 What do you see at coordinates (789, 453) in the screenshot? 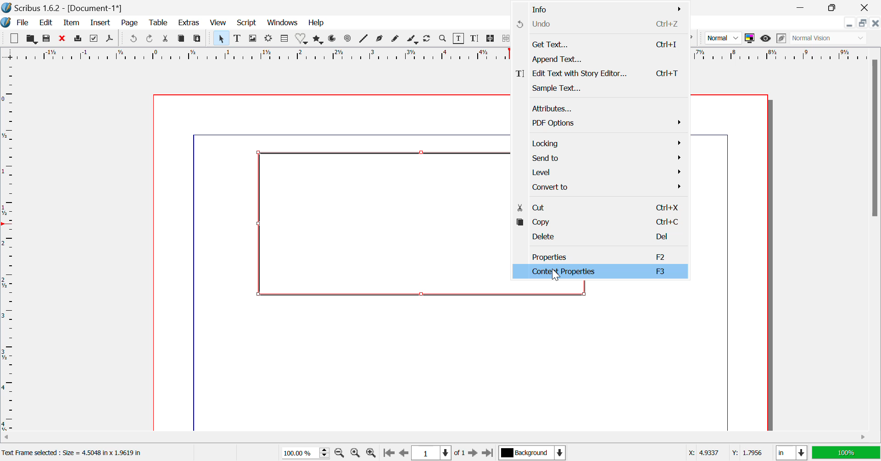
I see `in` at bounding box center [789, 453].